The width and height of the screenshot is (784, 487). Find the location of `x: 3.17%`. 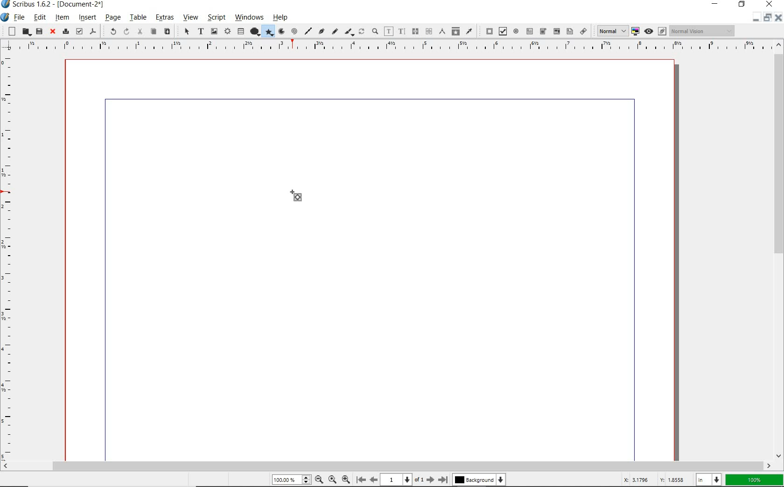

x: 3.17% is located at coordinates (634, 480).